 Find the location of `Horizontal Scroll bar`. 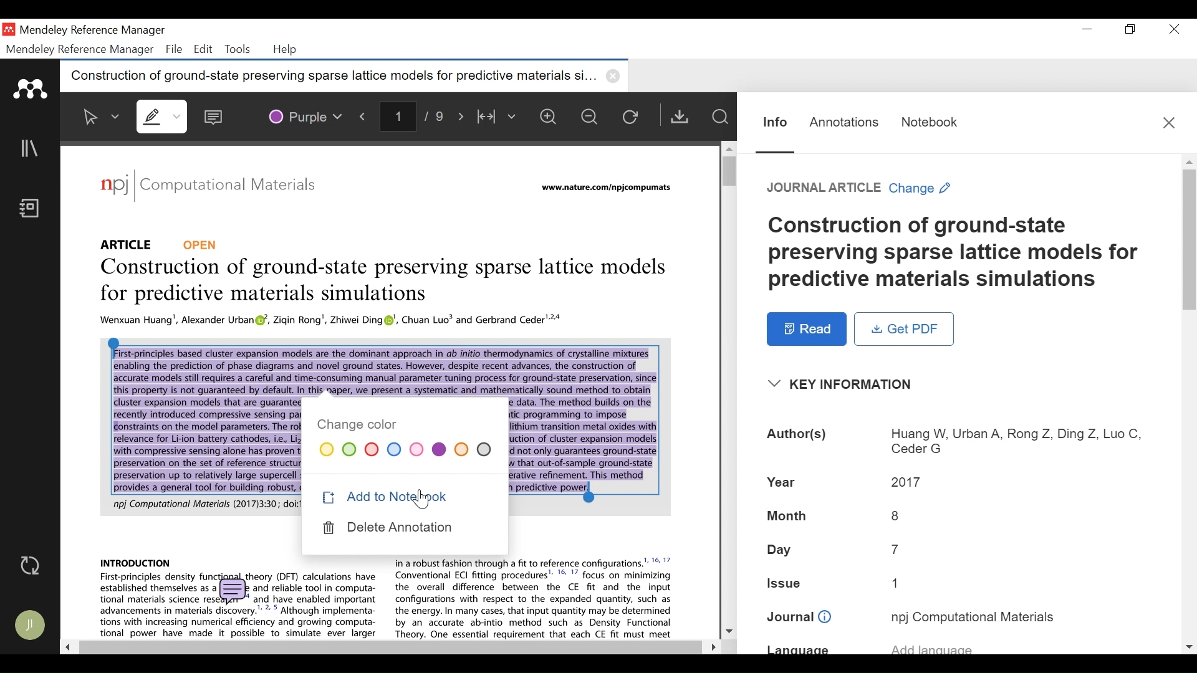

Horizontal Scroll bar is located at coordinates (388, 647).